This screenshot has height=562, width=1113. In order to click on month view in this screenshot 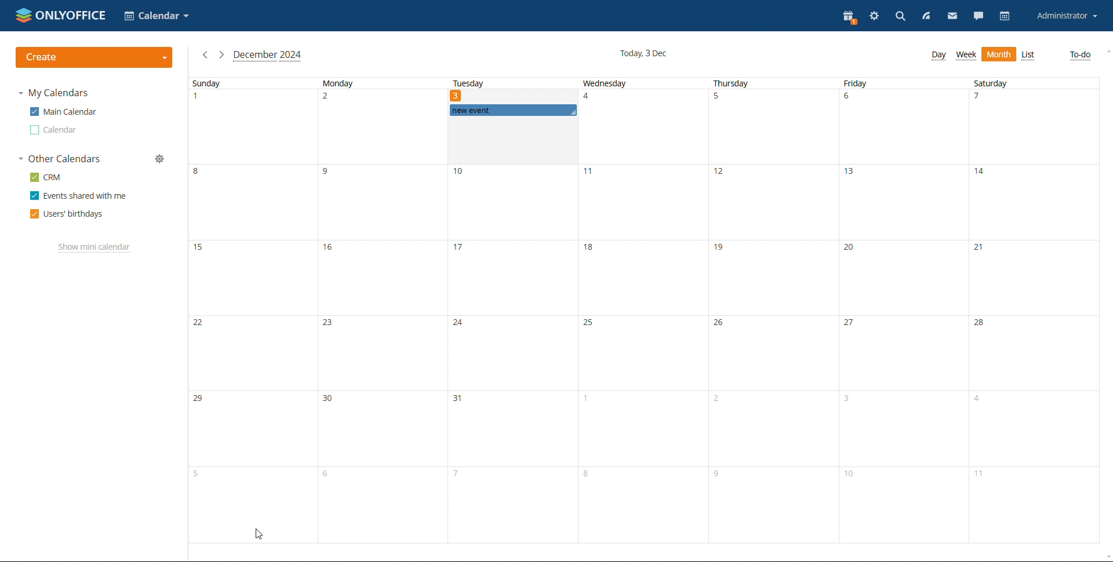, I will do `click(999, 54)`.